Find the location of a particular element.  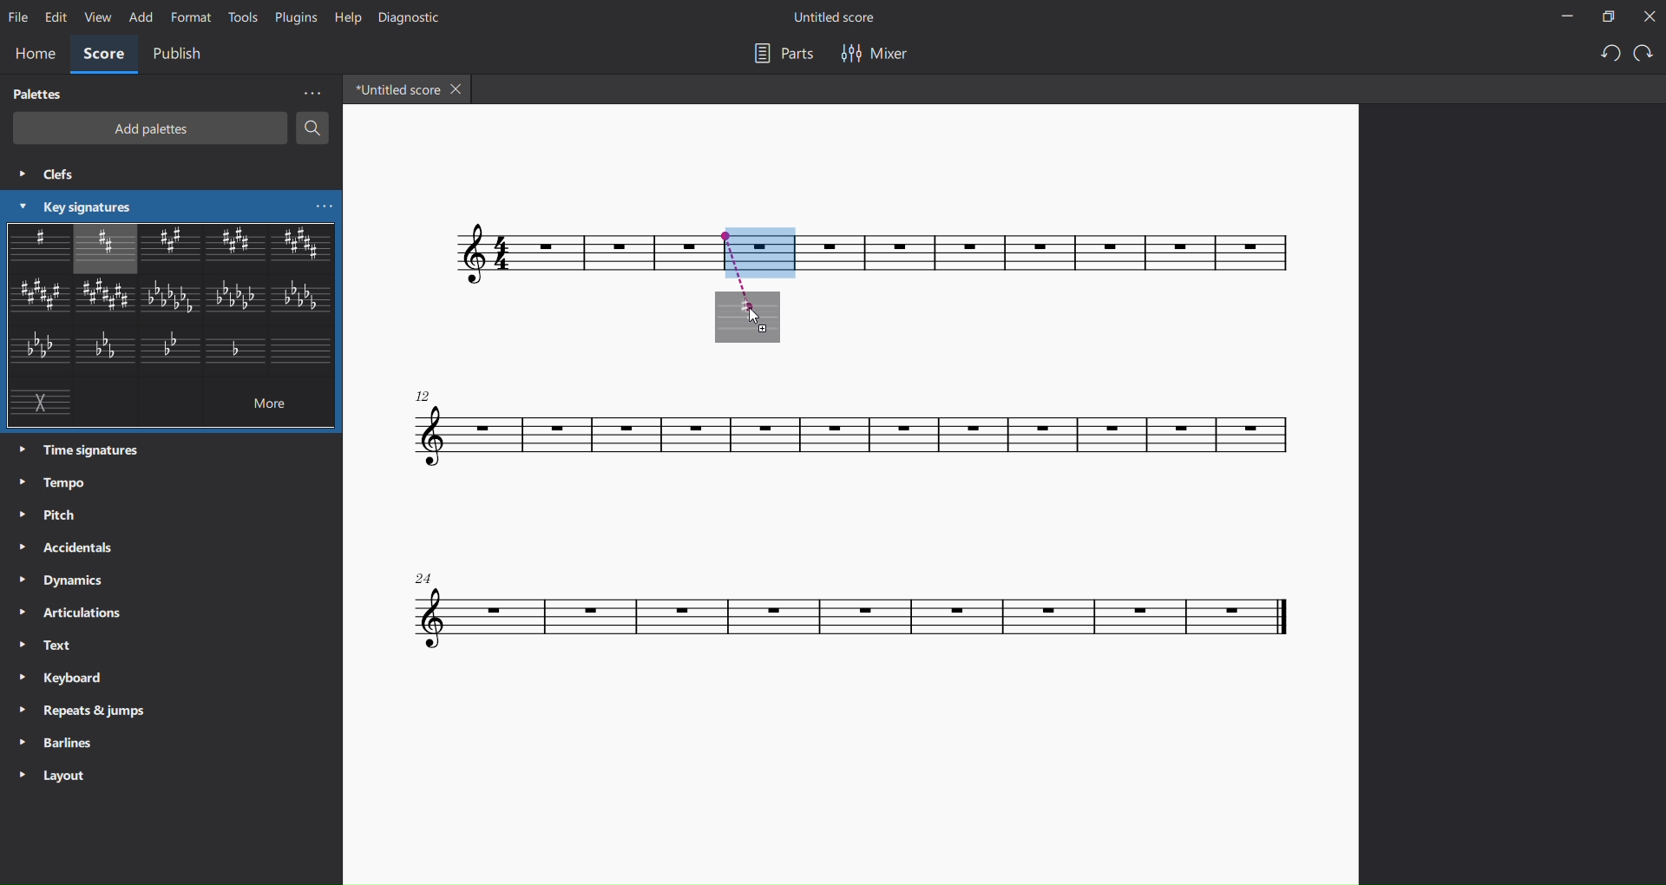

plugins is located at coordinates (293, 17).